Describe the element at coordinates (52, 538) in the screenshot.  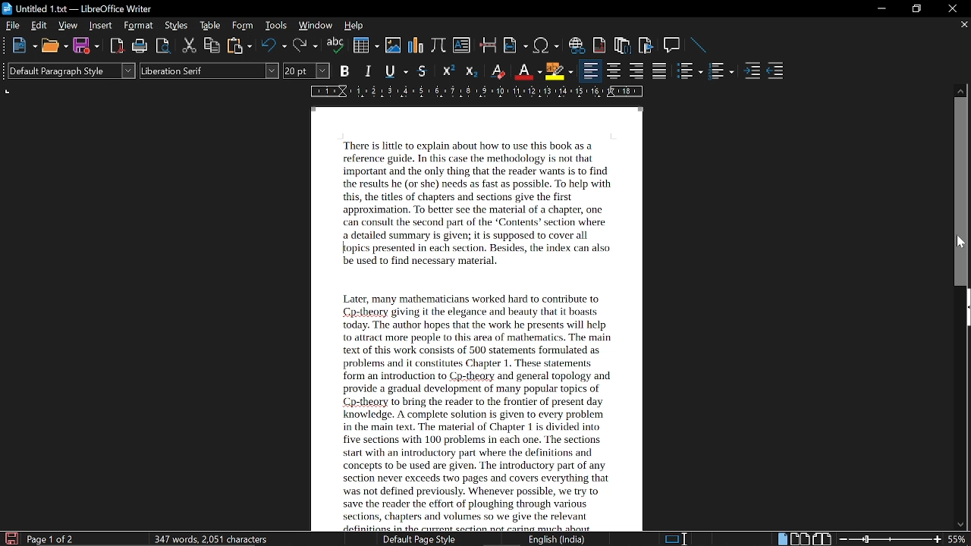
I see `current page` at that location.